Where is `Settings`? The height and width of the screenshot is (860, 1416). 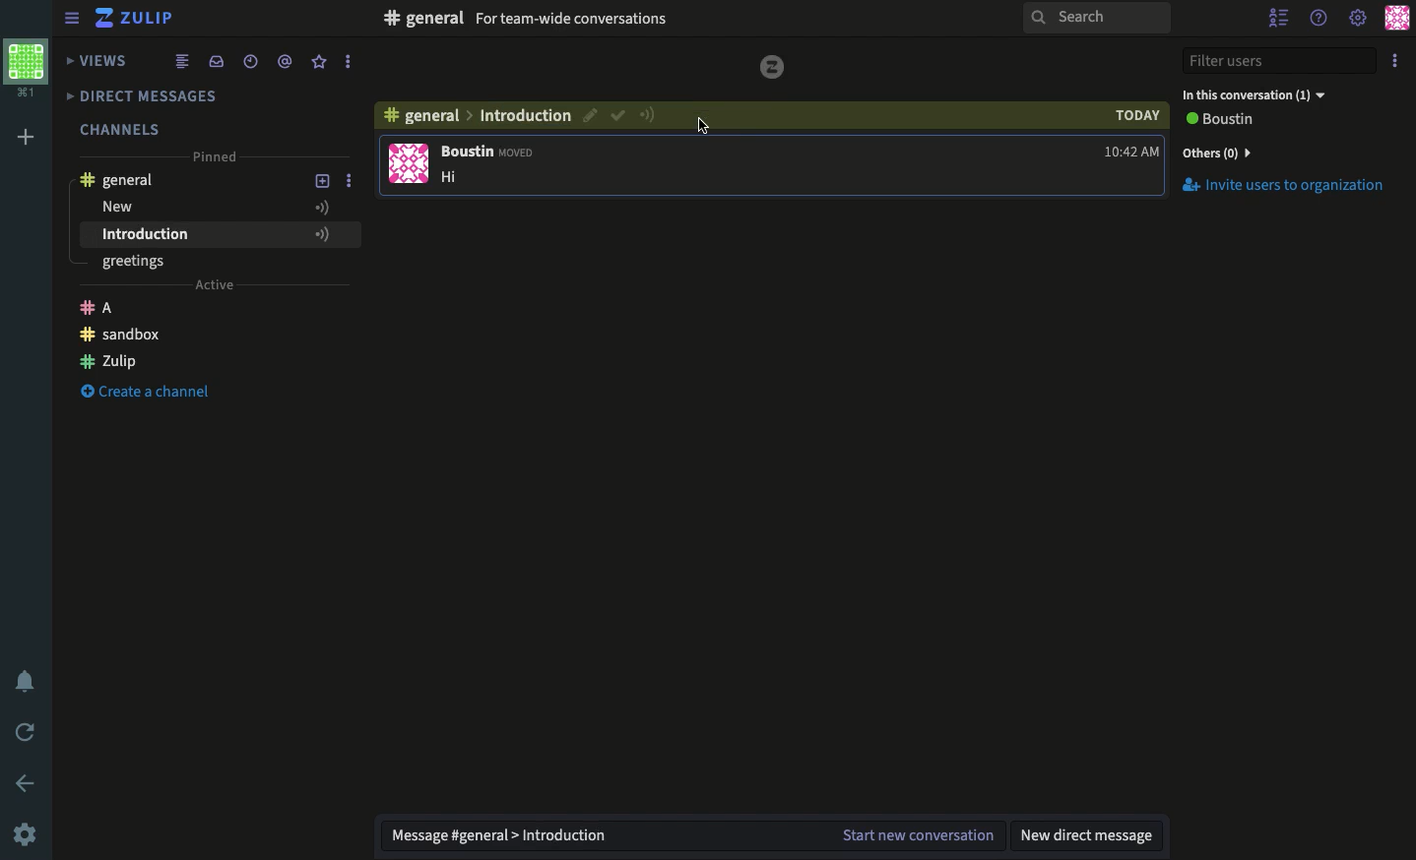 Settings is located at coordinates (1358, 20).